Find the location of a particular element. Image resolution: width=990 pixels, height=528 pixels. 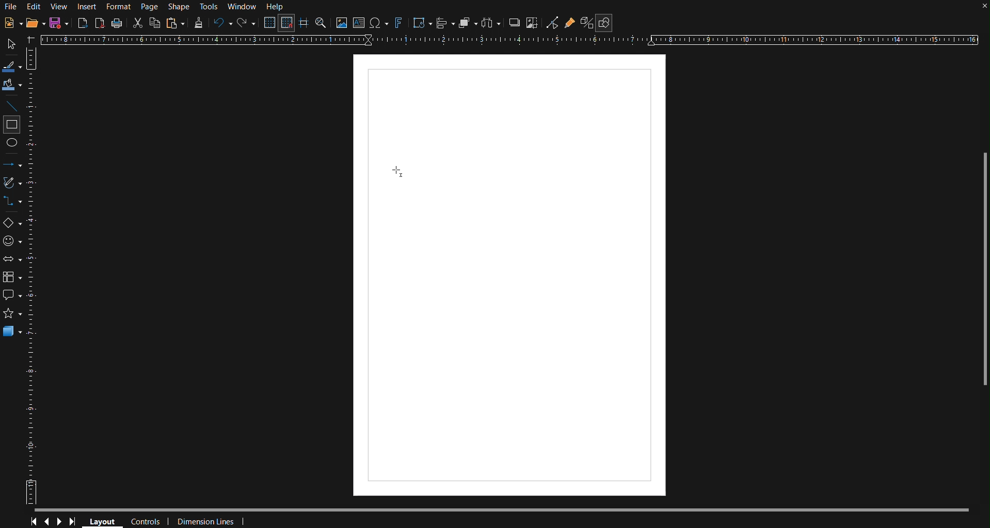

Cursor is located at coordinates (397, 171).